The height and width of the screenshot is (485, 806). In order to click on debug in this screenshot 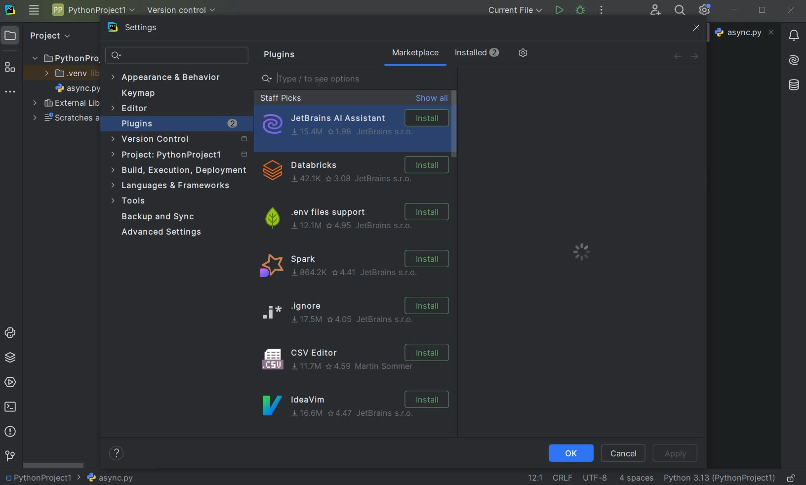, I will do `click(581, 11)`.